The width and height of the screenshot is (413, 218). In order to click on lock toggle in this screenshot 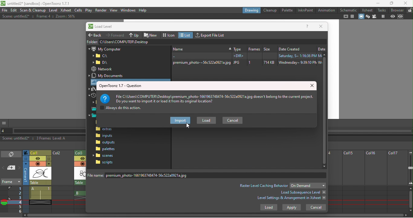, I will do `click(49, 159)`.